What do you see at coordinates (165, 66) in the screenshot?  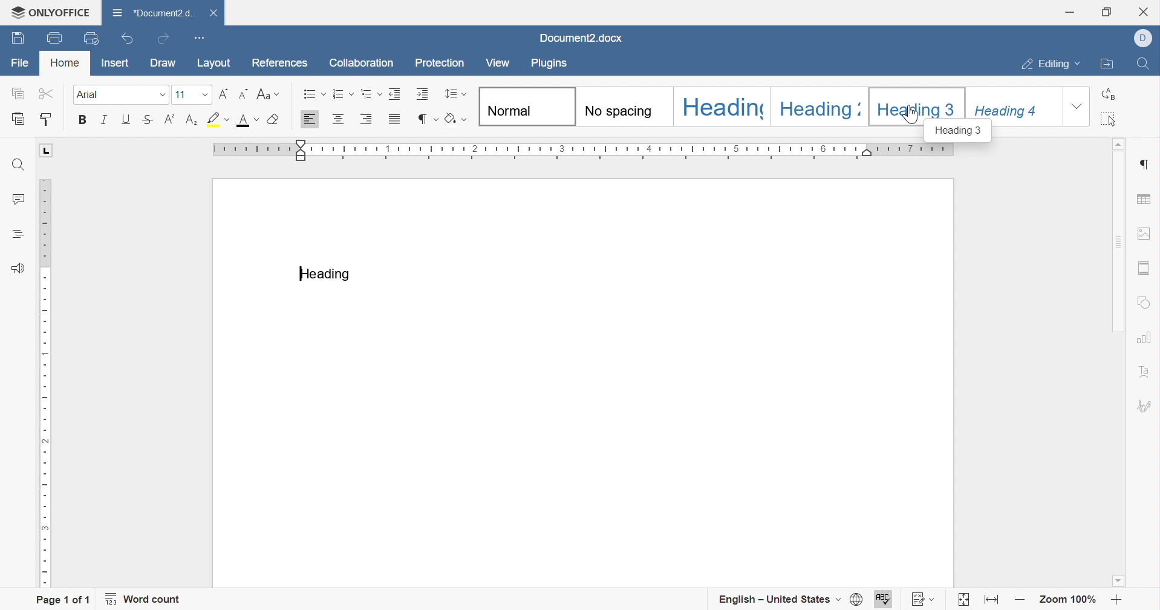 I see `Draw` at bounding box center [165, 66].